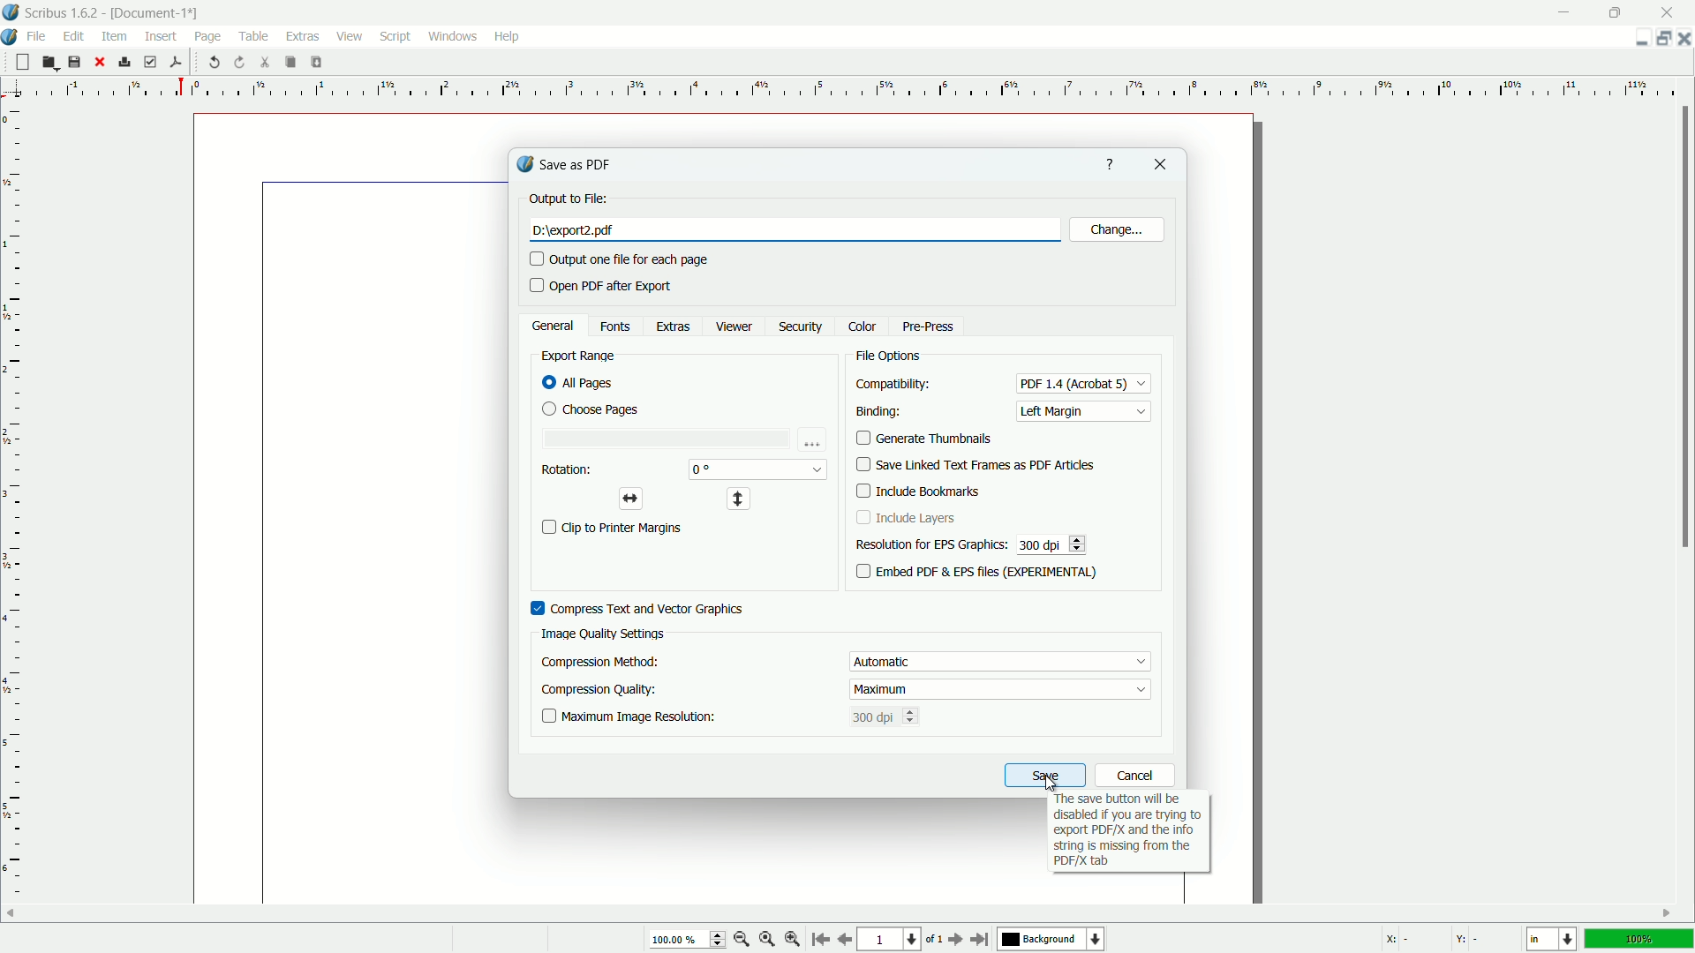  I want to click on save as pdf, so click(176, 63).